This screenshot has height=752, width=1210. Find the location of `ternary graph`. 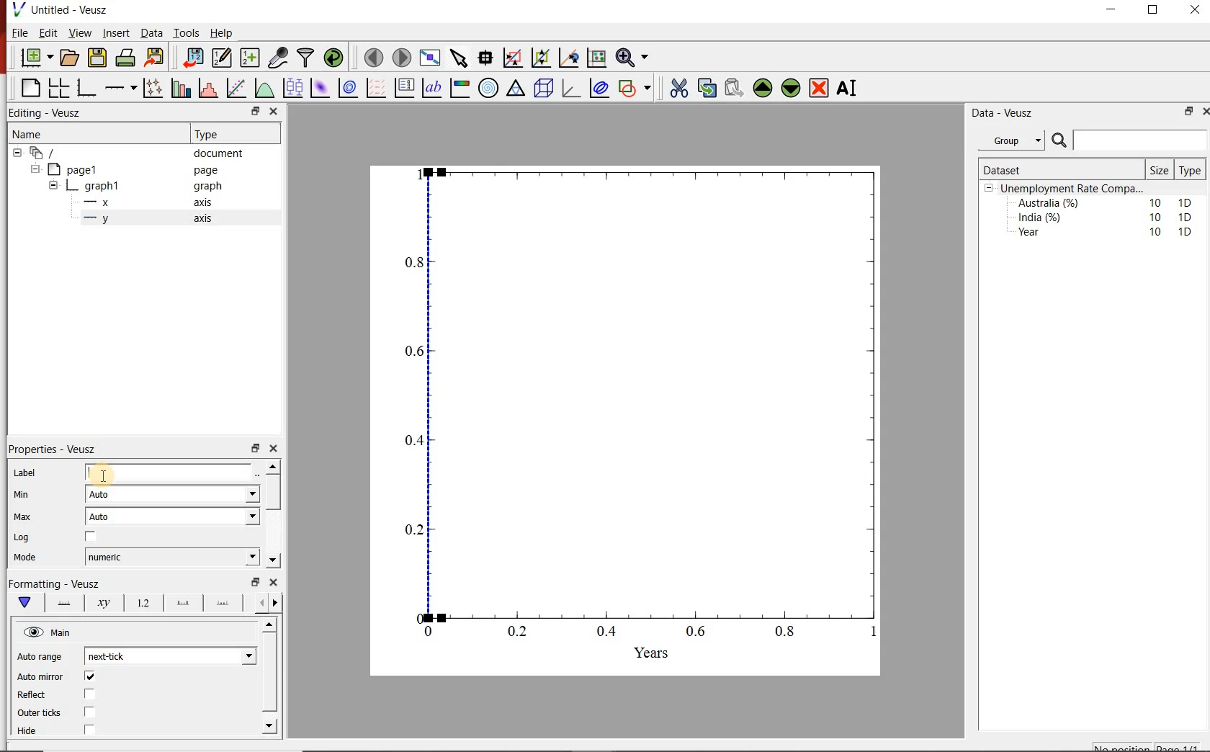

ternary graph is located at coordinates (516, 88).